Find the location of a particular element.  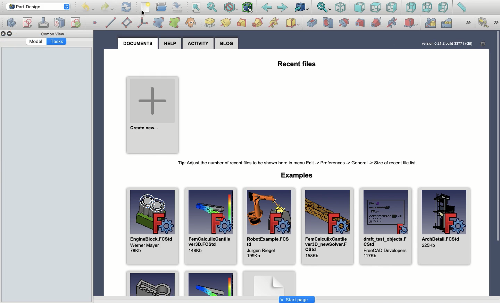

Additive helix is located at coordinates (273, 23).